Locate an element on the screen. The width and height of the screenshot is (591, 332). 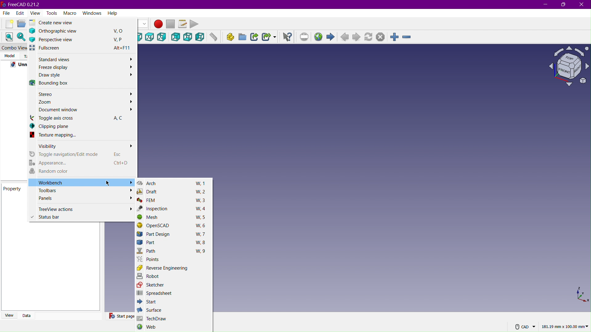
Maximize is located at coordinates (563, 5).